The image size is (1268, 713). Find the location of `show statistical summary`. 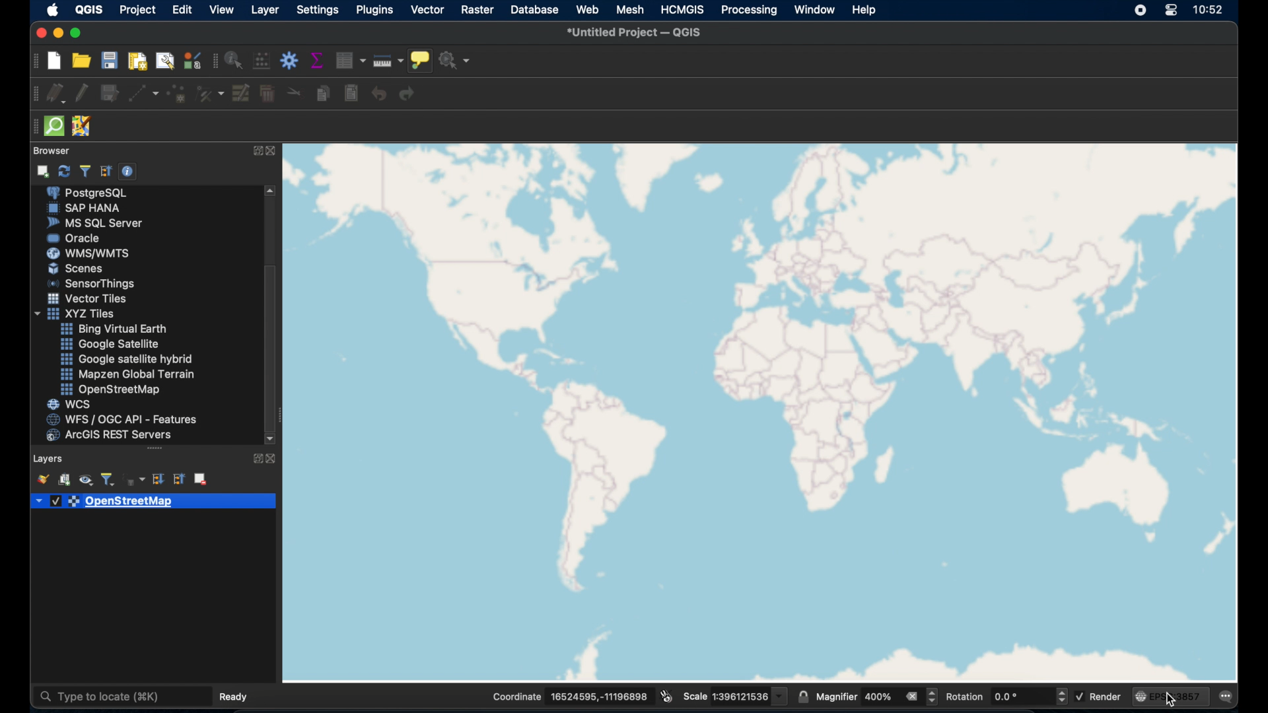

show statistical summary is located at coordinates (316, 61).